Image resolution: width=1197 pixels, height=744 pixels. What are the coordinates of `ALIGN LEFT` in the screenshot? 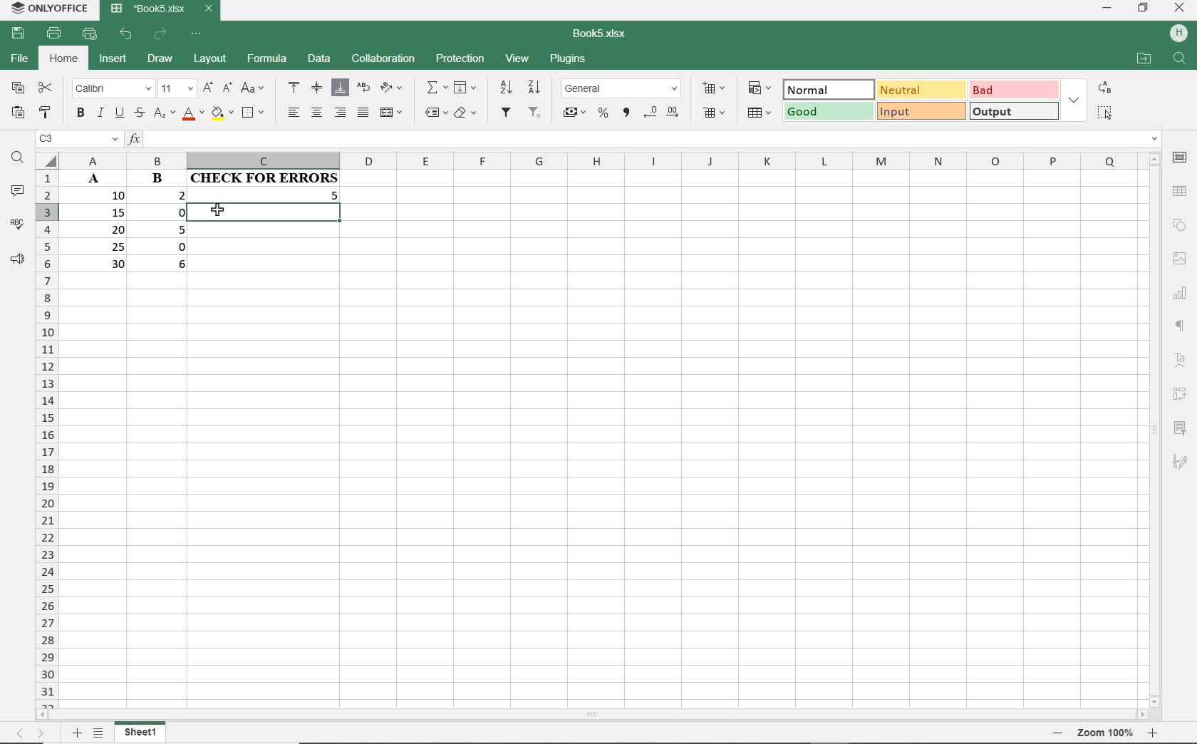 It's located at (294, 113).